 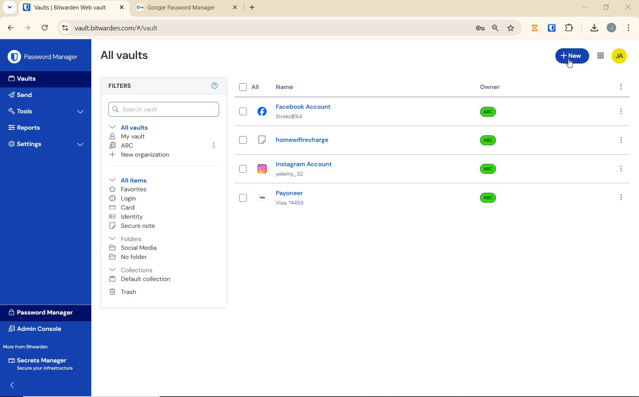 I want to click on Owner, so click(x=490, y=87).